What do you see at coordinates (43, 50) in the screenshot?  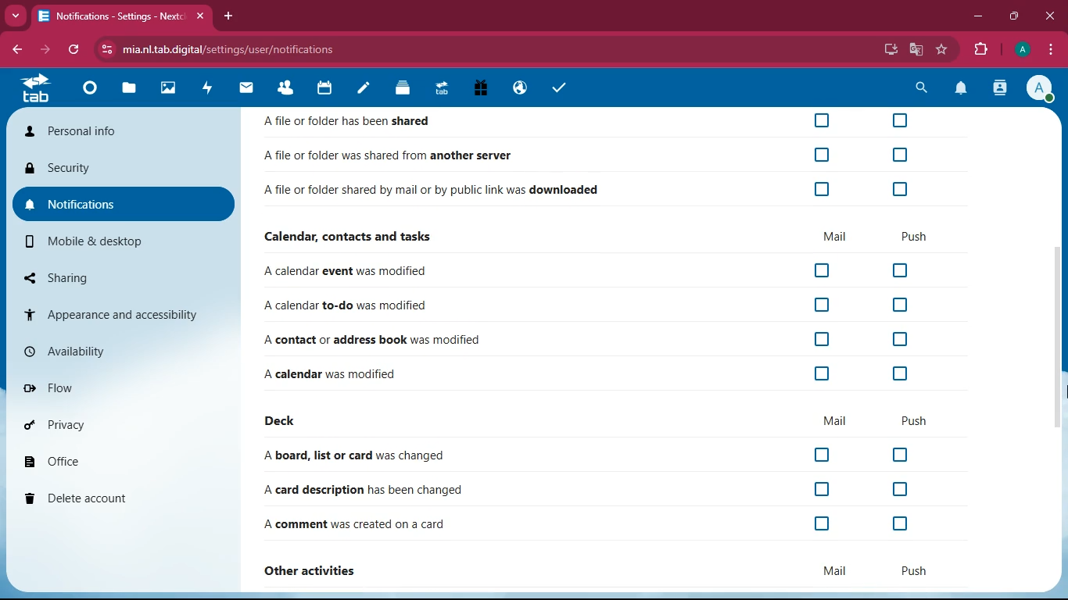 I see `forward` at bounding box center [43, 50].